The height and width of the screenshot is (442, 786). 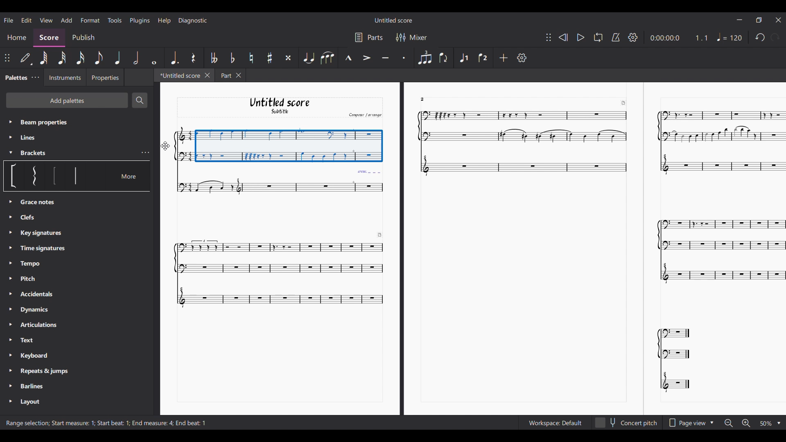 I want to click on , so click(x=358, y=36).